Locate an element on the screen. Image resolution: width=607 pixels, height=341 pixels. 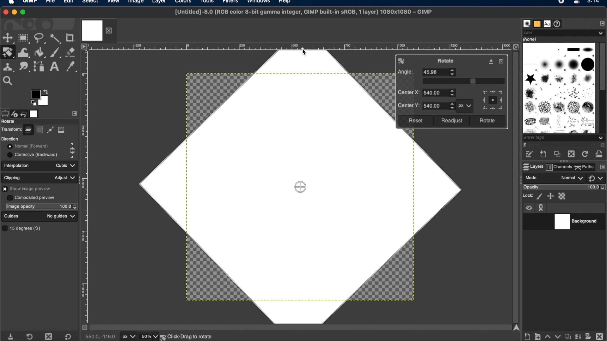
raise this layer is located at coordinates (547, 335).